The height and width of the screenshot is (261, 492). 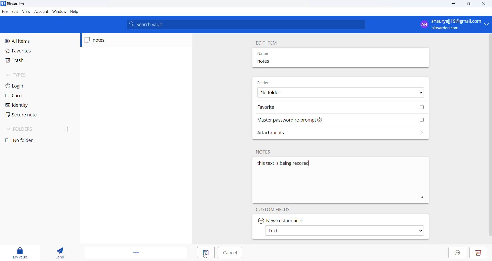 What do you see at coordinates (282, 63) in the screenshot?
I see `notes` at bounding box center [282, 63].